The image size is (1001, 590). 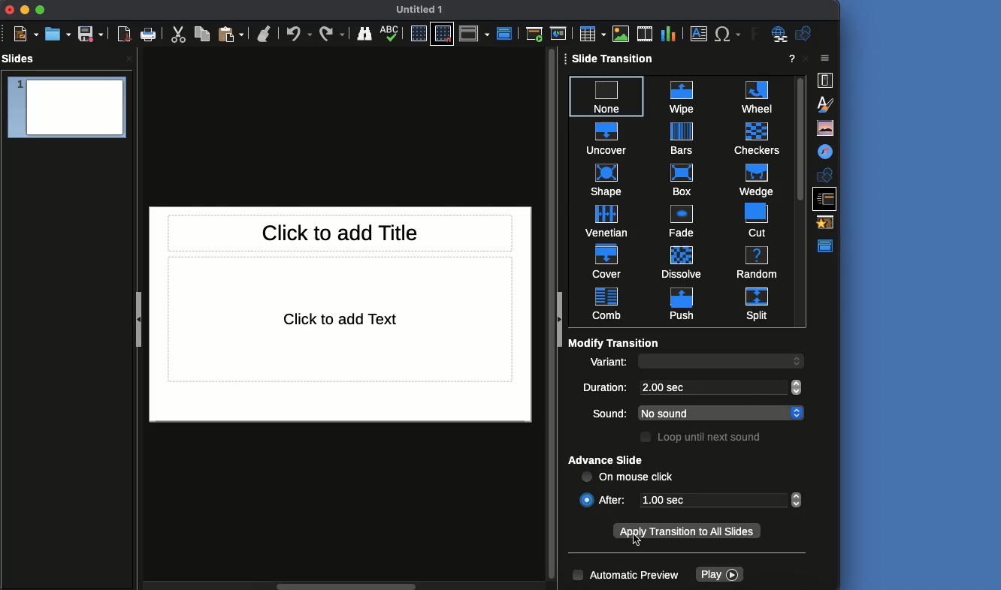 I want to click on Text, so click(x=341, y=320).